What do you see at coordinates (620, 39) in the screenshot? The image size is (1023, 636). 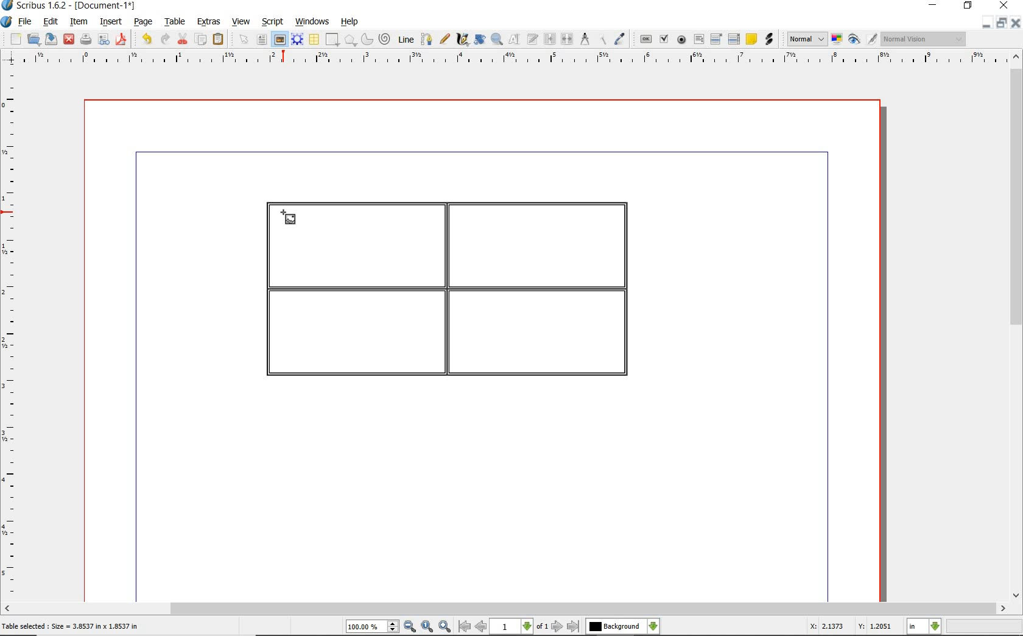 I see `eye dropper` at bounding box center [620, 39].